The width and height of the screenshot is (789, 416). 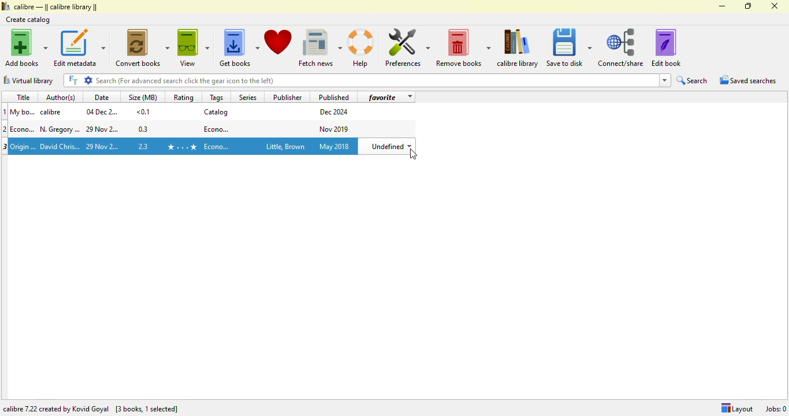 What do you see at coordinates (382, 97) in the screenshot?
I see `favorite` at bounding box center [382, 97].